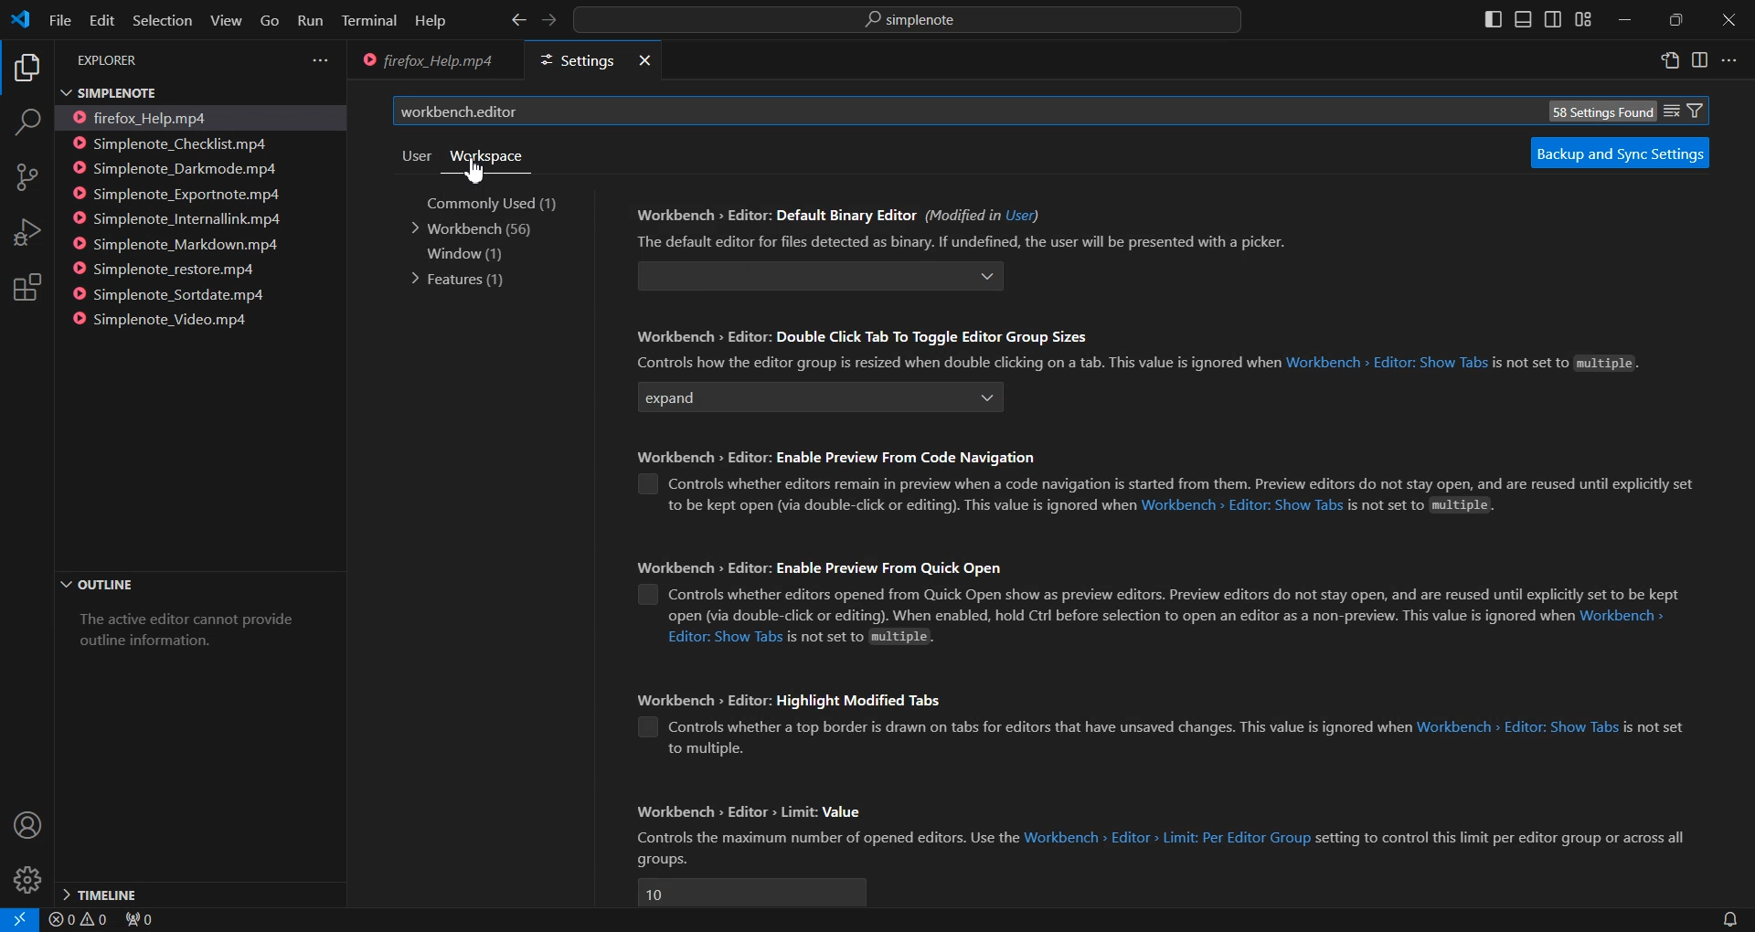 The width and height of the screenshot is (1755, 932). I want to click on to be kept open (via double-click or editing). This value is ignored when, so click(898, 506).